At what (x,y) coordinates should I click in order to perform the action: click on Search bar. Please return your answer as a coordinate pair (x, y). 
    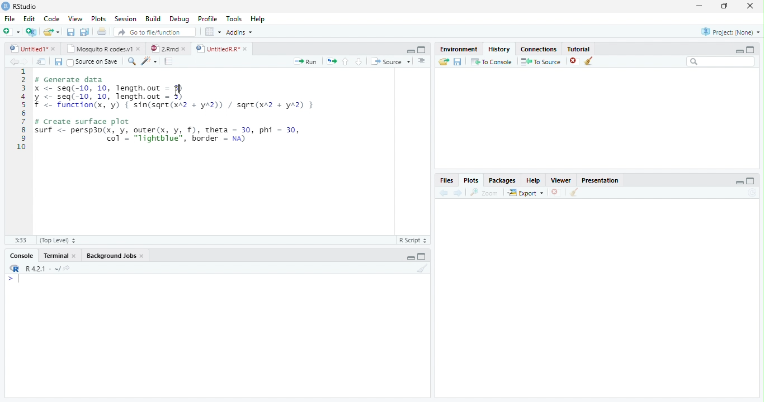
    Looking at the image, I should click on (720, 61).